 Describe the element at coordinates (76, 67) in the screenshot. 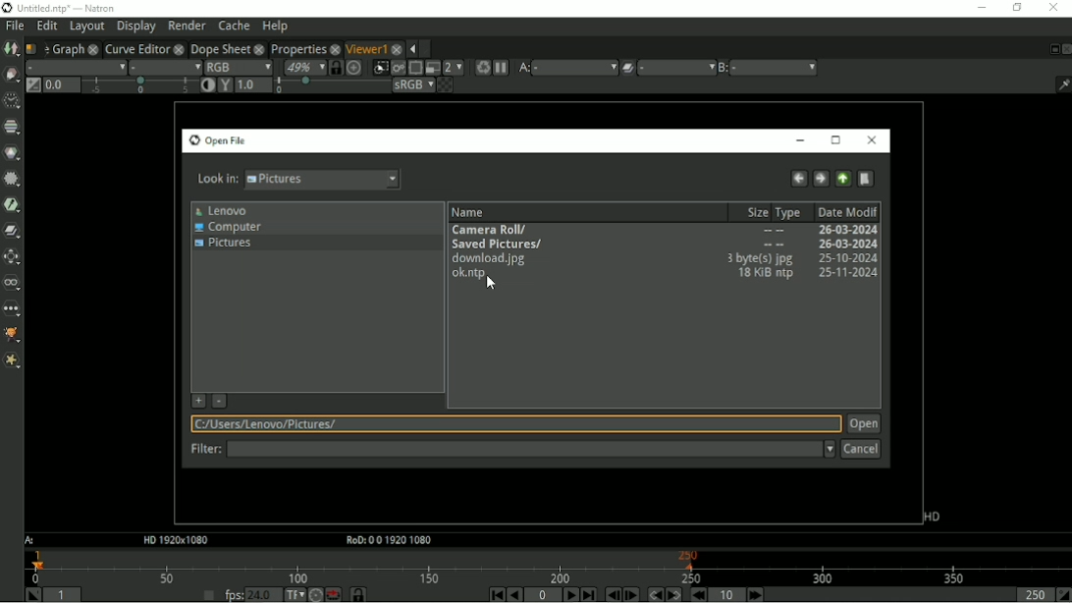

I see `Layer` at that location.